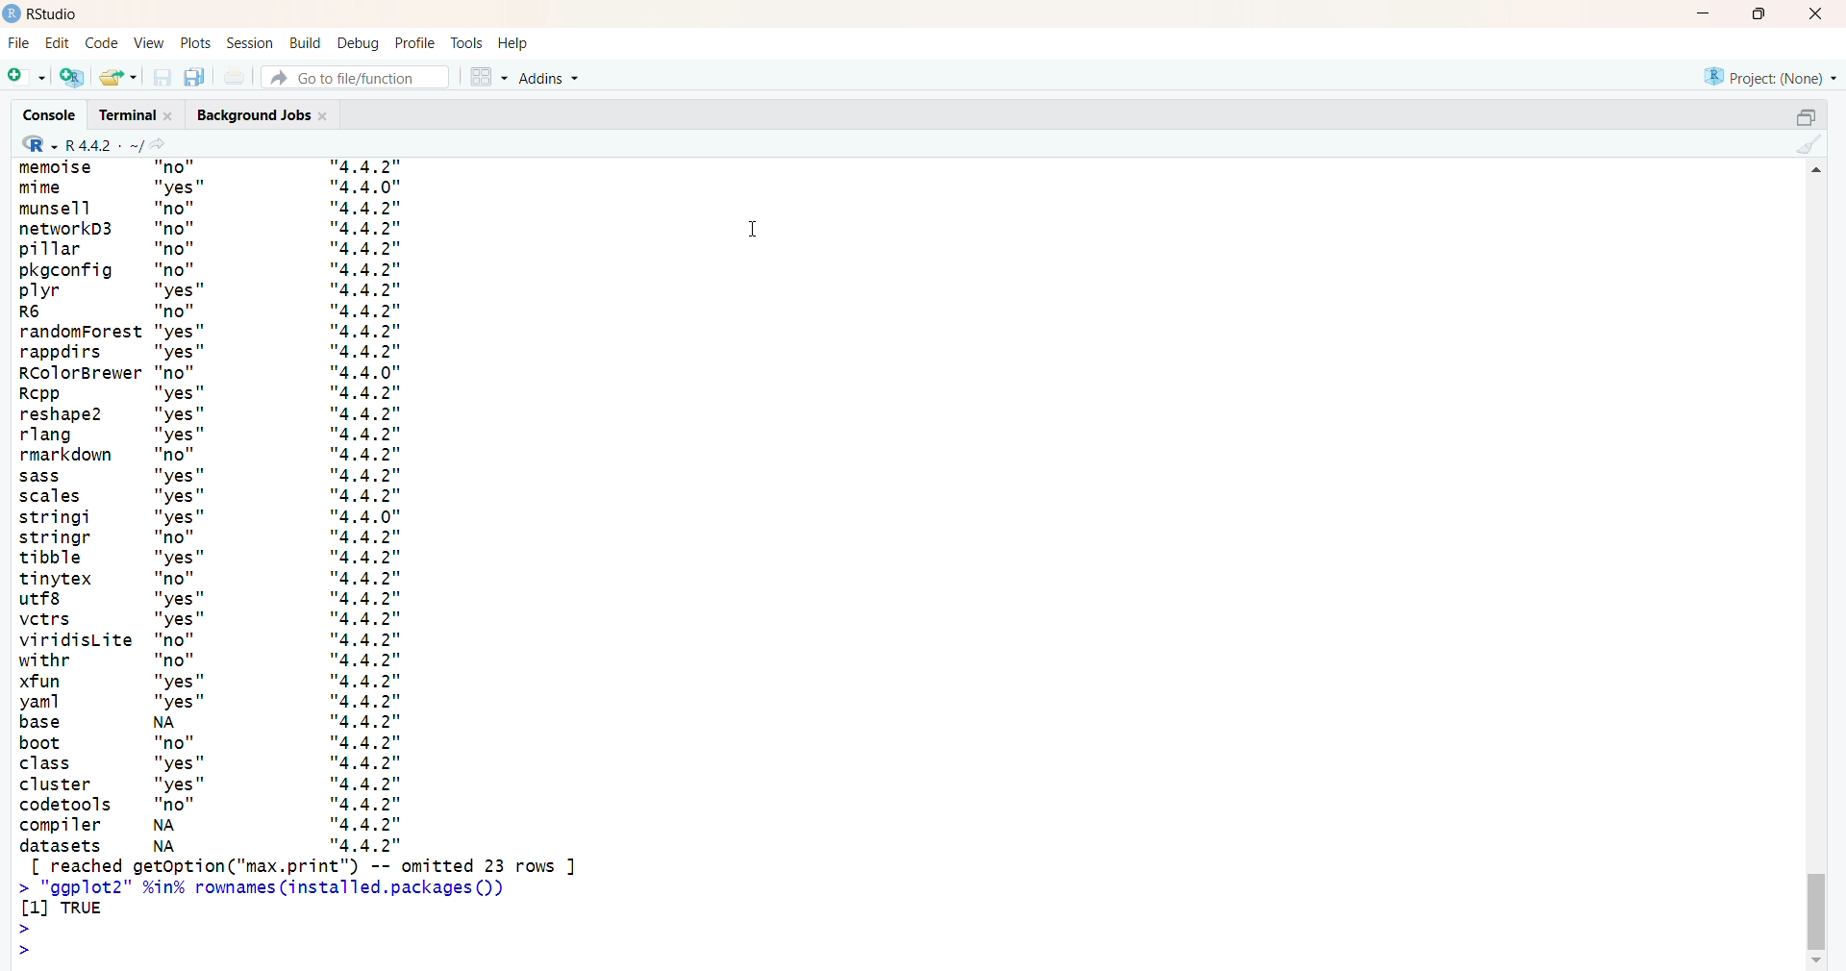 This screenshot has height=971, width=1846. What do you see at coordinates (514, 42) in the screenshot?
I see `help` at bounding box center [514, 42].